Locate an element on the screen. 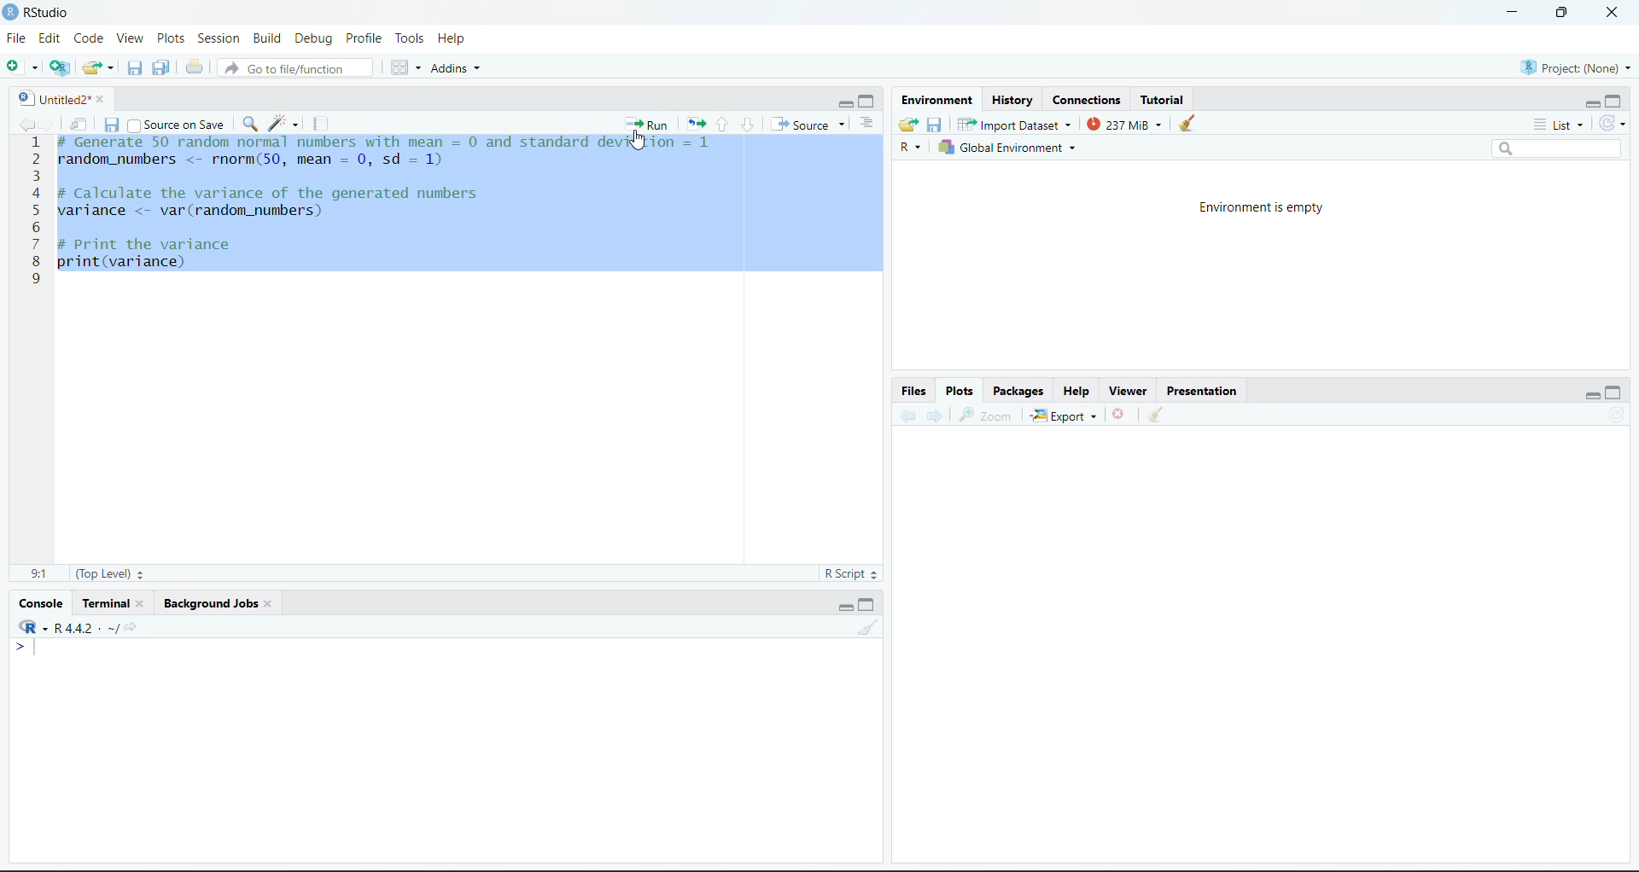  # Calculate the variance of the generated numbers
variance <- var(random_numbers) is located at coordinates (274, 204).